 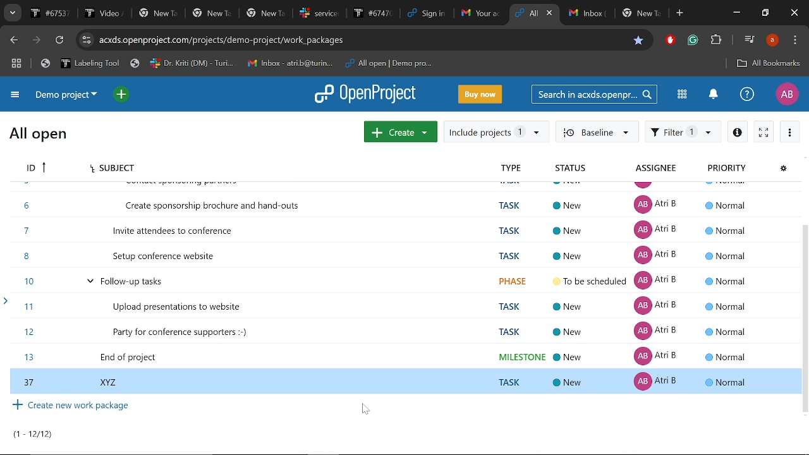 I want to click on Bookmark this tab, so click(x=639, y=40).